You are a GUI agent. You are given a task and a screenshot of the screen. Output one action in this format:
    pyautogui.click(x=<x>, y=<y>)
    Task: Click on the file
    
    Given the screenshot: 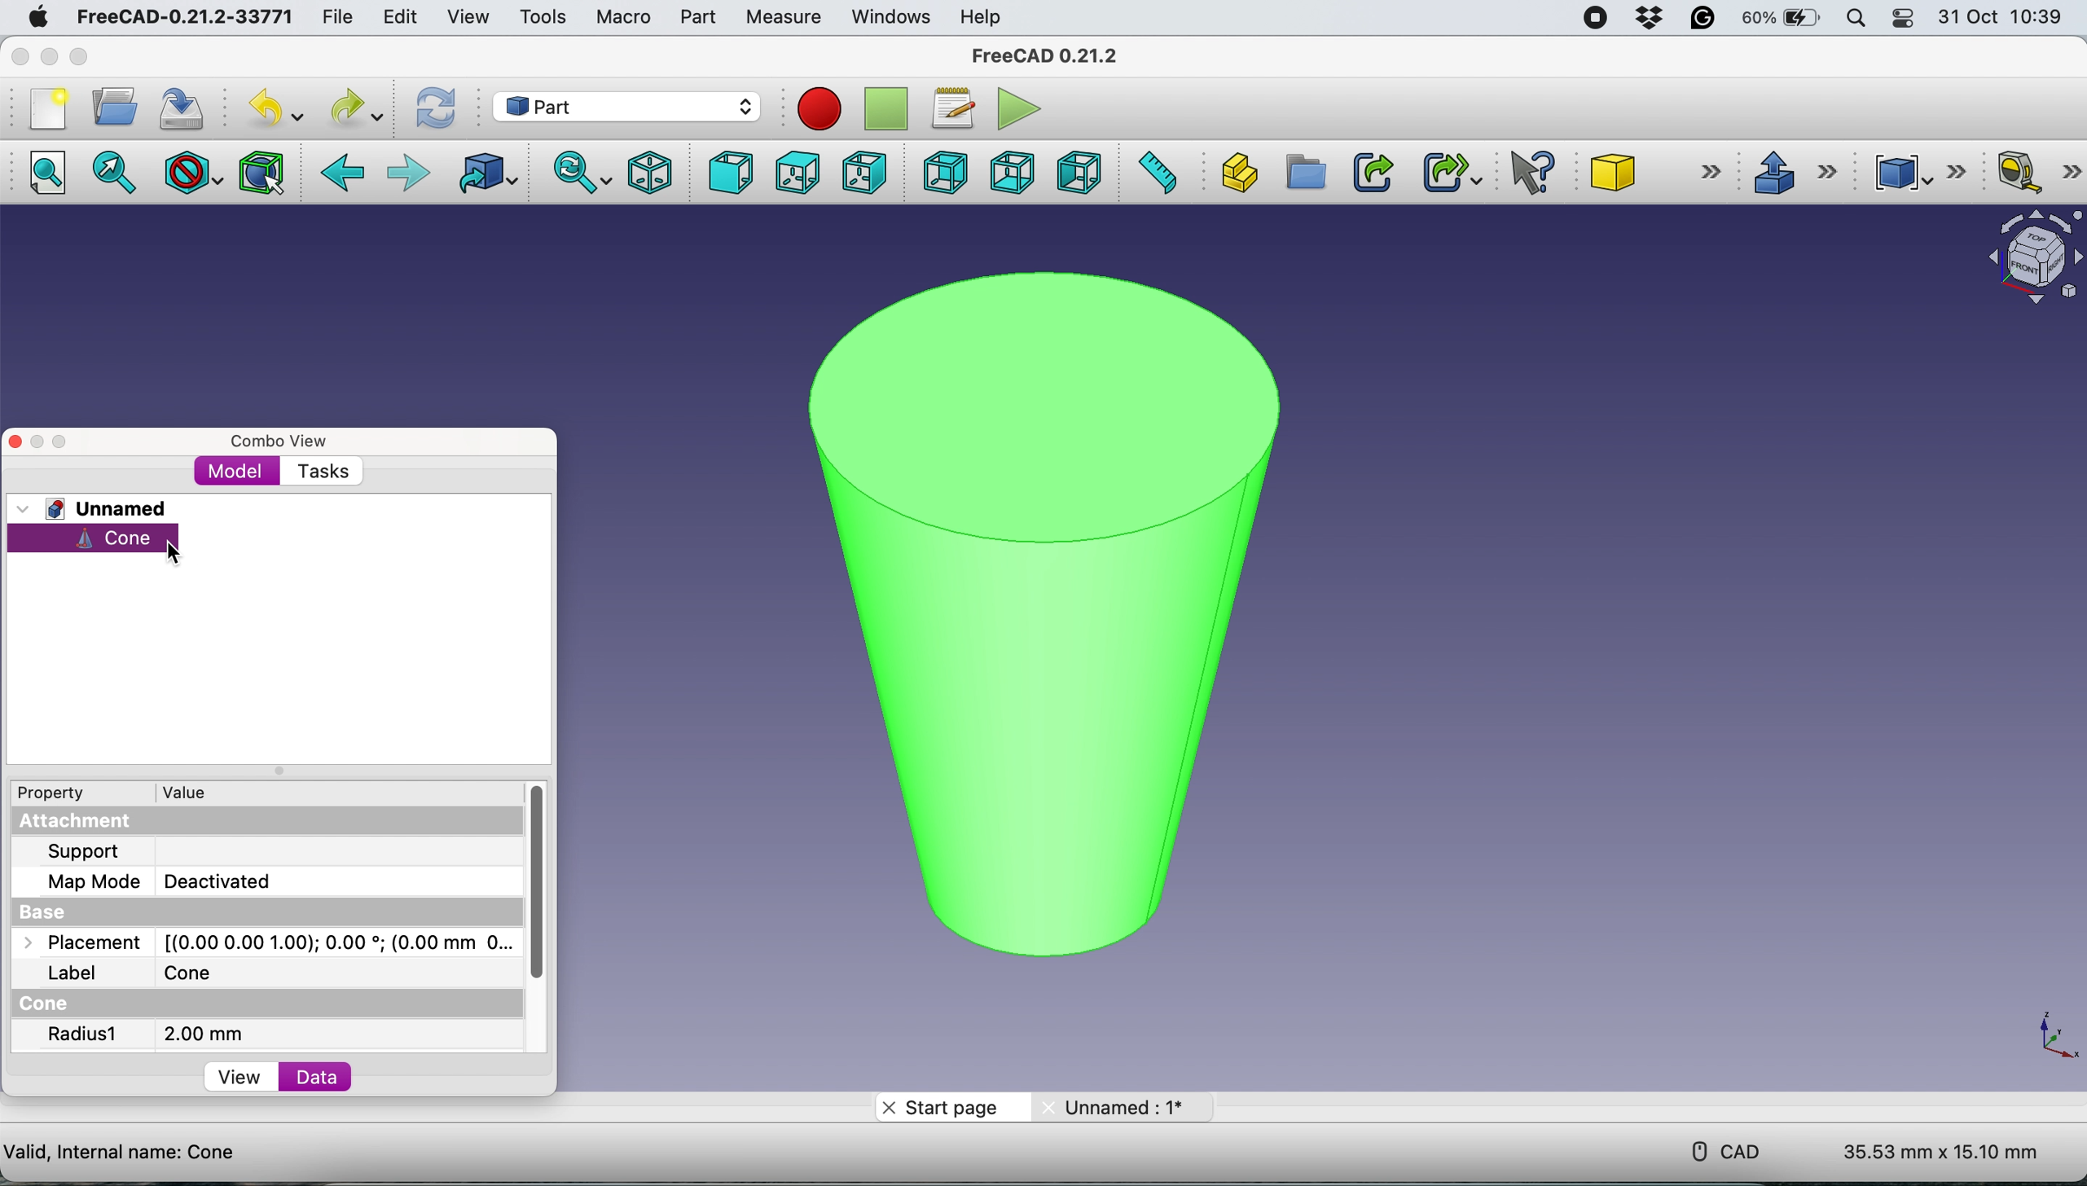 What is the action you would take?
    pyautogui.click(x=331, y=16)
    